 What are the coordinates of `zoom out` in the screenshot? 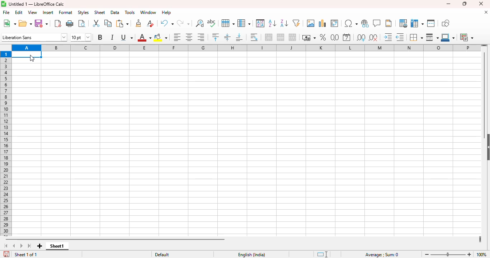 It's located at (427, 254).